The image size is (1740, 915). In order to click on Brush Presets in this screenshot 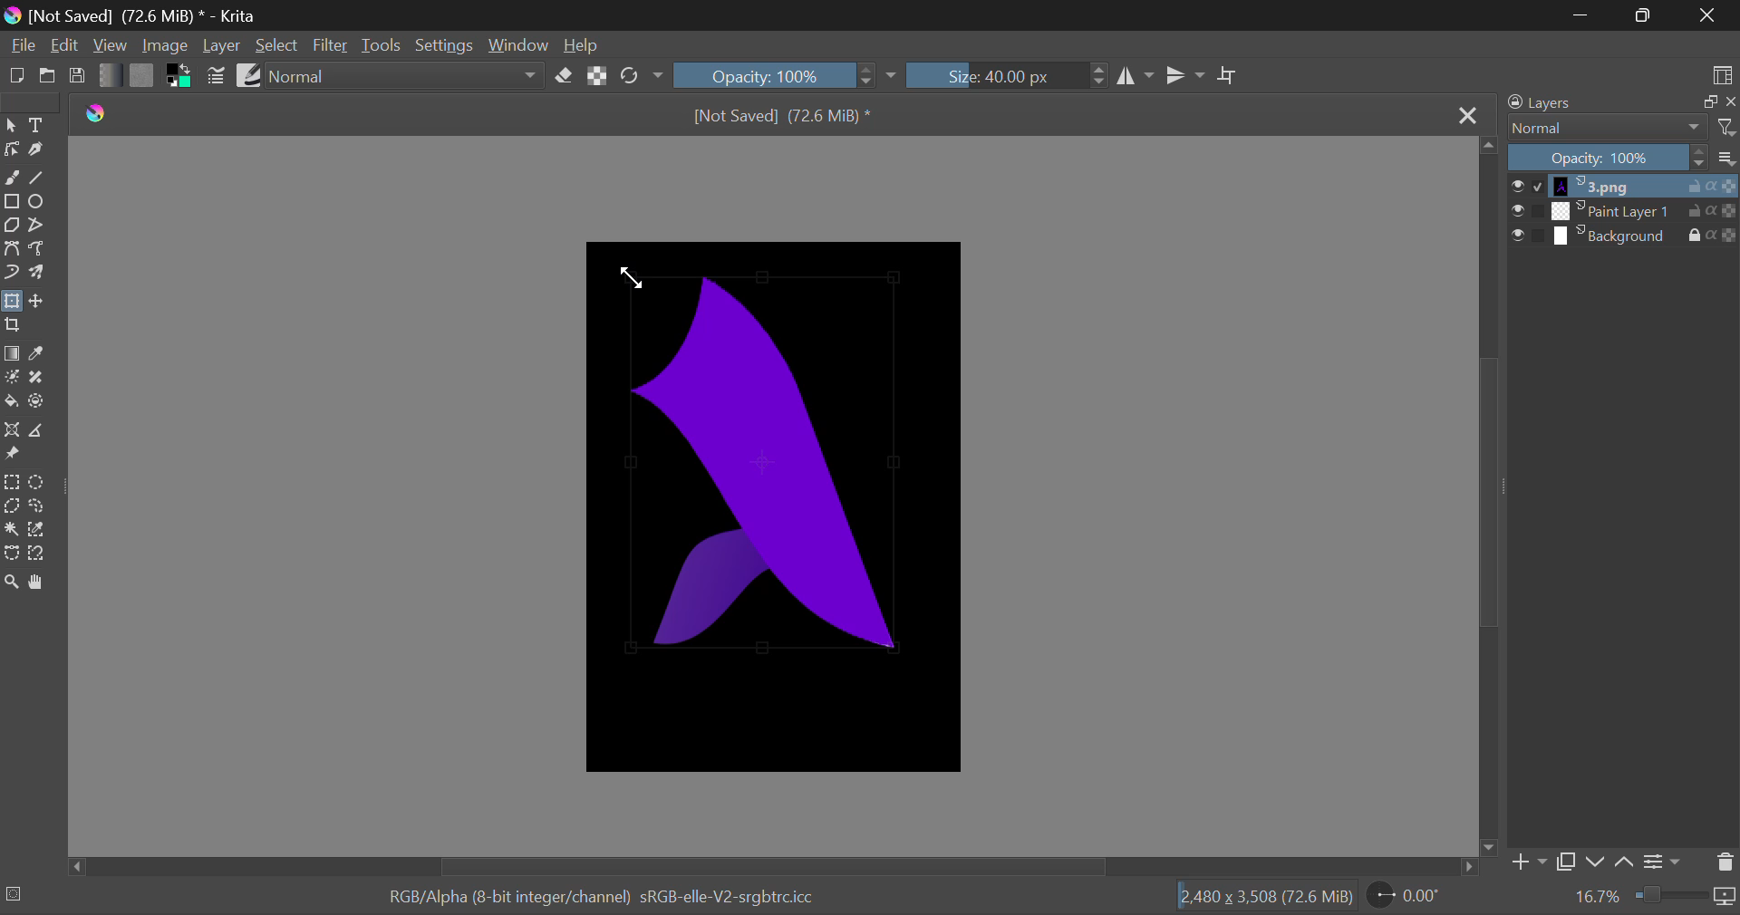, I will do `click(248, 75)`.